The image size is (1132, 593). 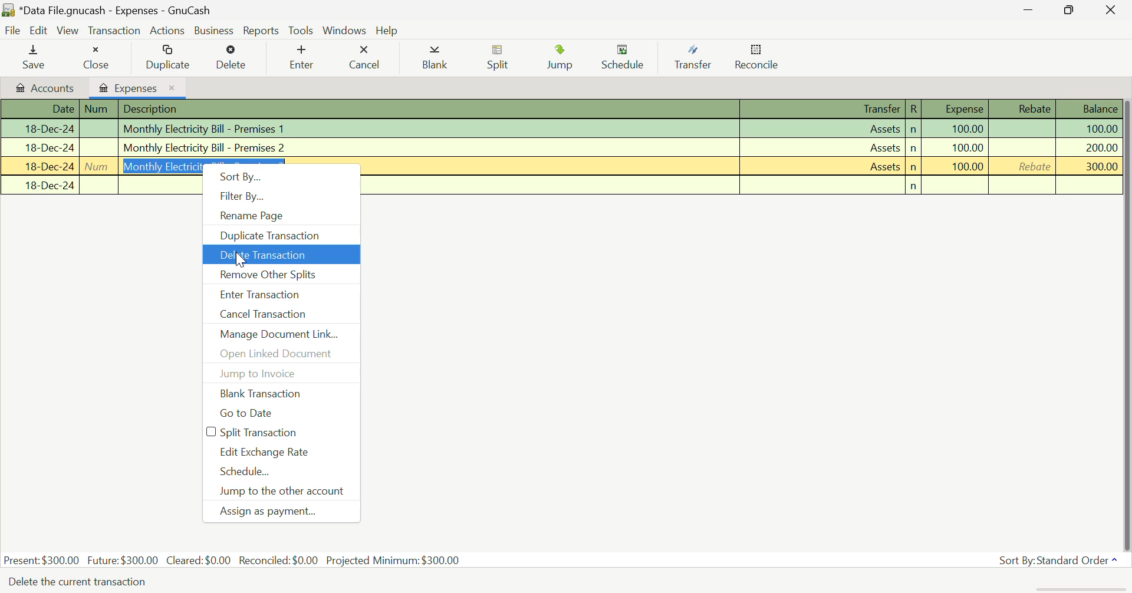 What do you see at coordinates (282, 216) in the screenshot?
I see `Rename Page` at bounding box center [282, 216].